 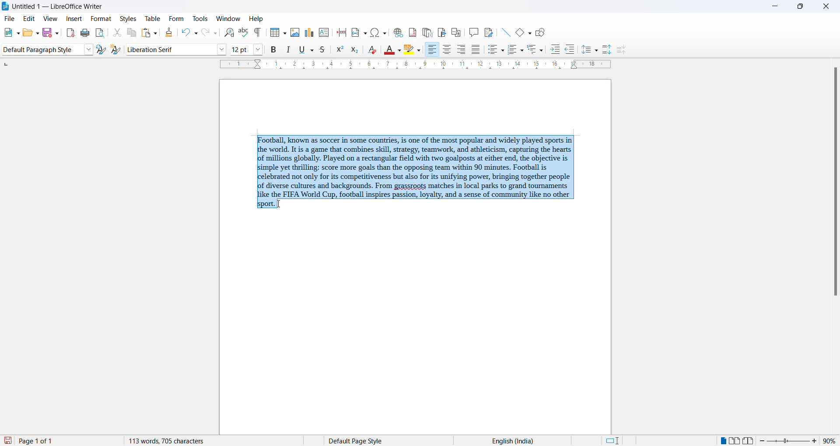 What do you see at coordinates (571, 49) in the screenshot?
I see `decrease indent ` at bounding box center [571, 49].